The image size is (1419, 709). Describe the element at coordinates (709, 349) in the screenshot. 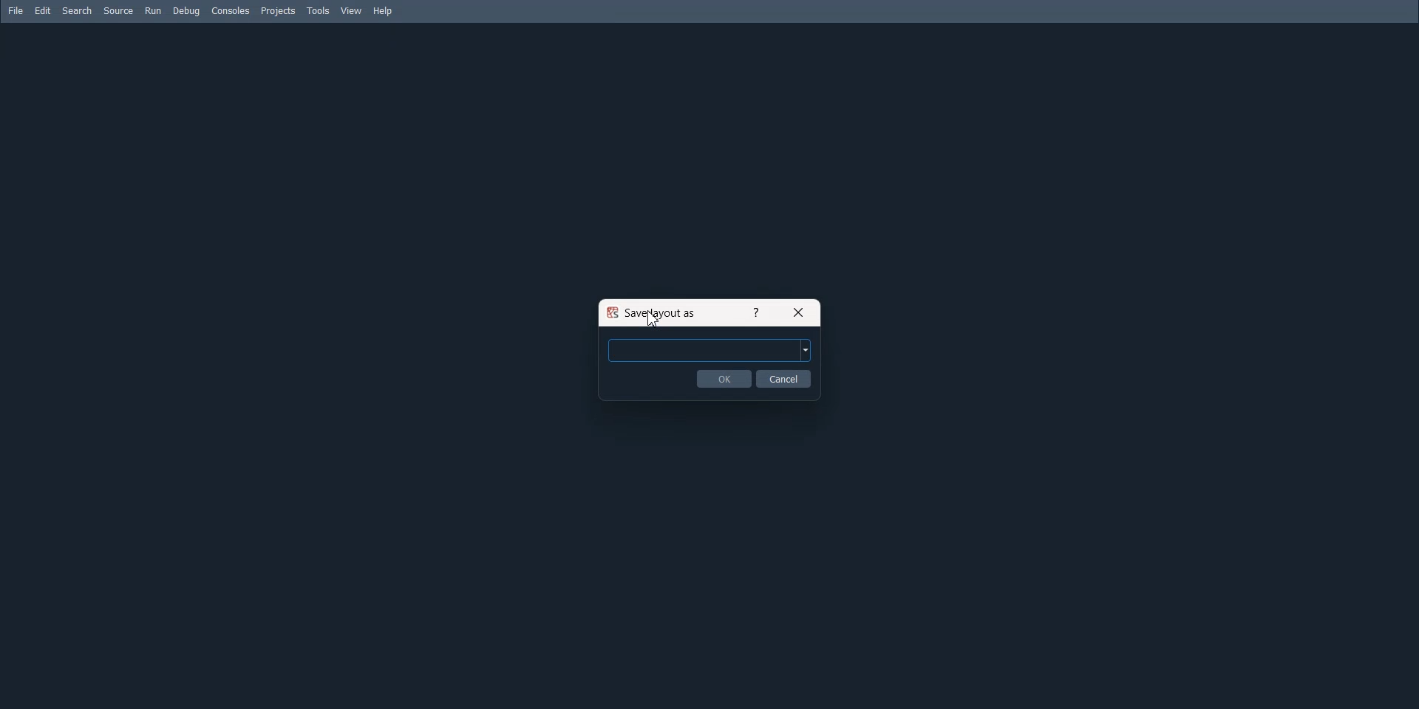

I see `Enter layout name` at that location.